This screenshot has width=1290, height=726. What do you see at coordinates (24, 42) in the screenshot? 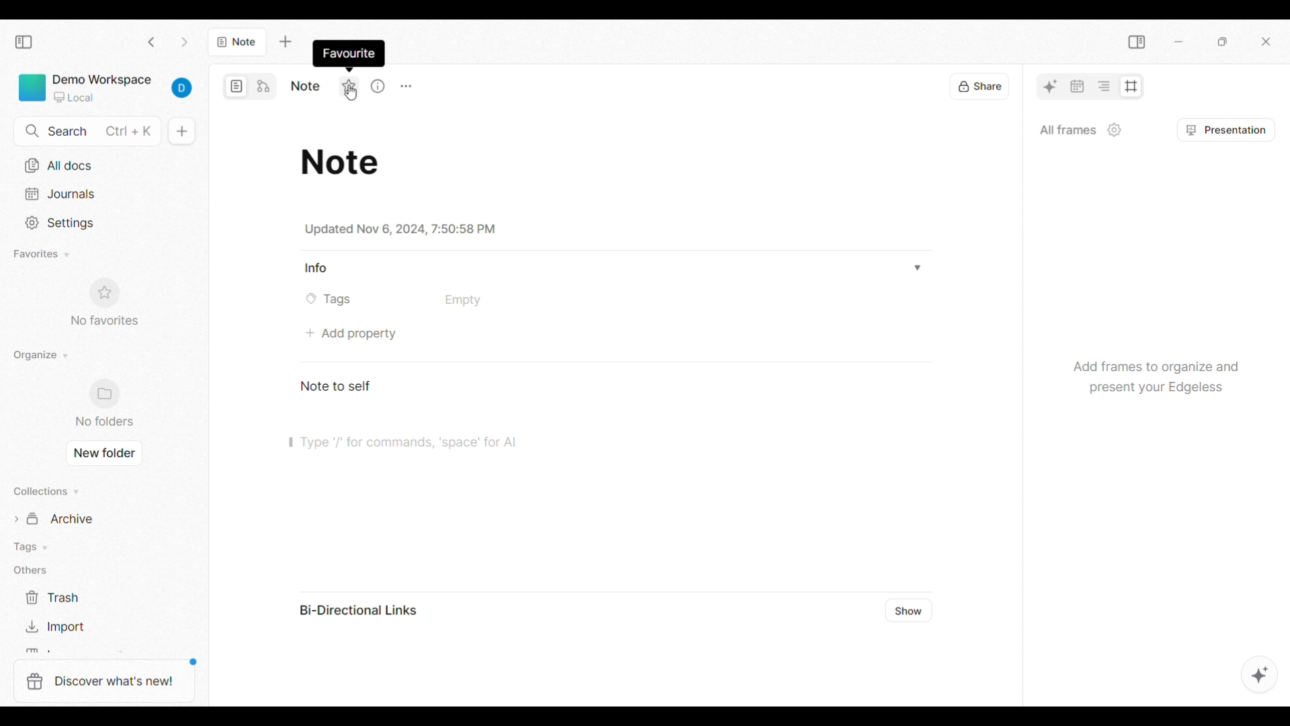
I see `Collapse left sidebar` at bounding box center [24, 42].